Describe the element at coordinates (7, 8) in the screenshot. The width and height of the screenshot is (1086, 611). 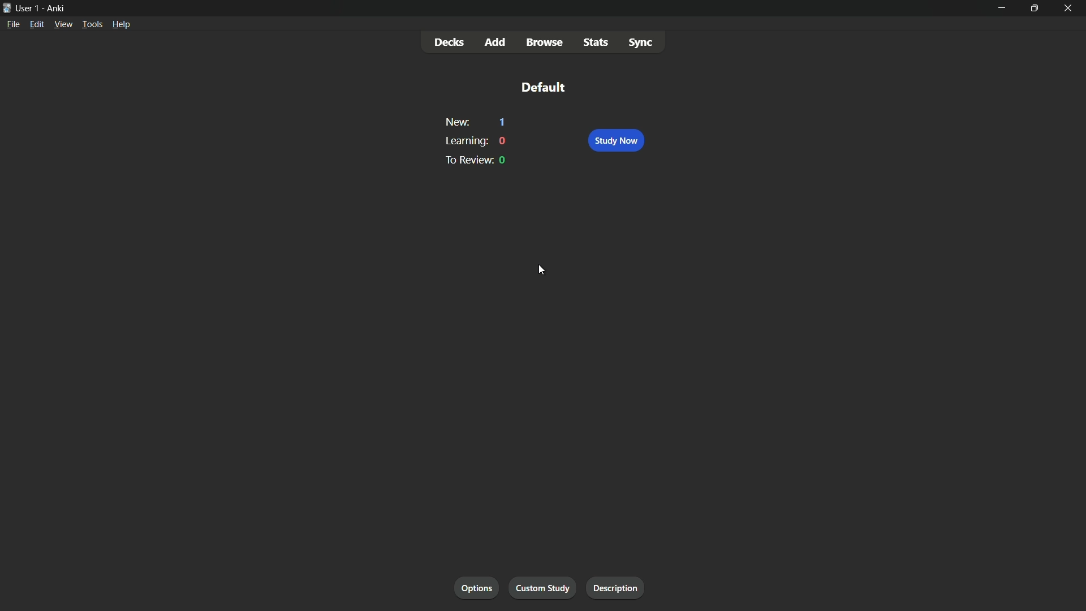
I see `app icon` at that location.